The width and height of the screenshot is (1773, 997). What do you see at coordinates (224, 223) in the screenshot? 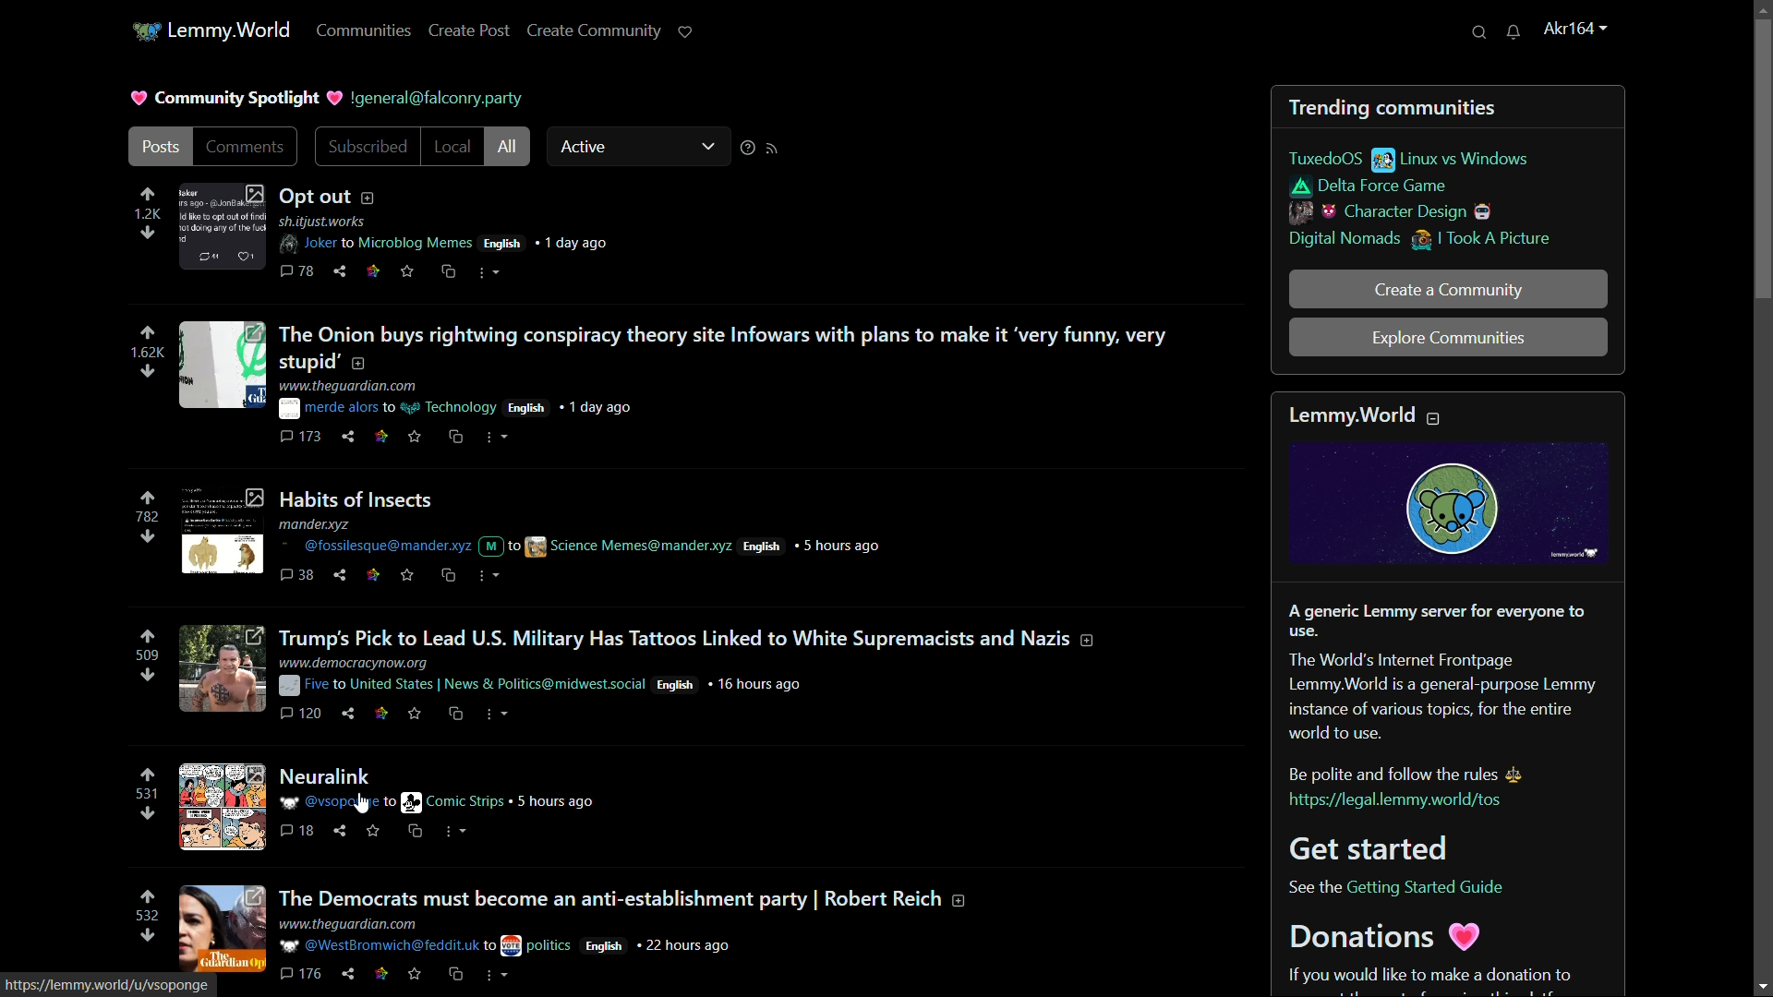
I see `image` at bounding box center [224, 223].